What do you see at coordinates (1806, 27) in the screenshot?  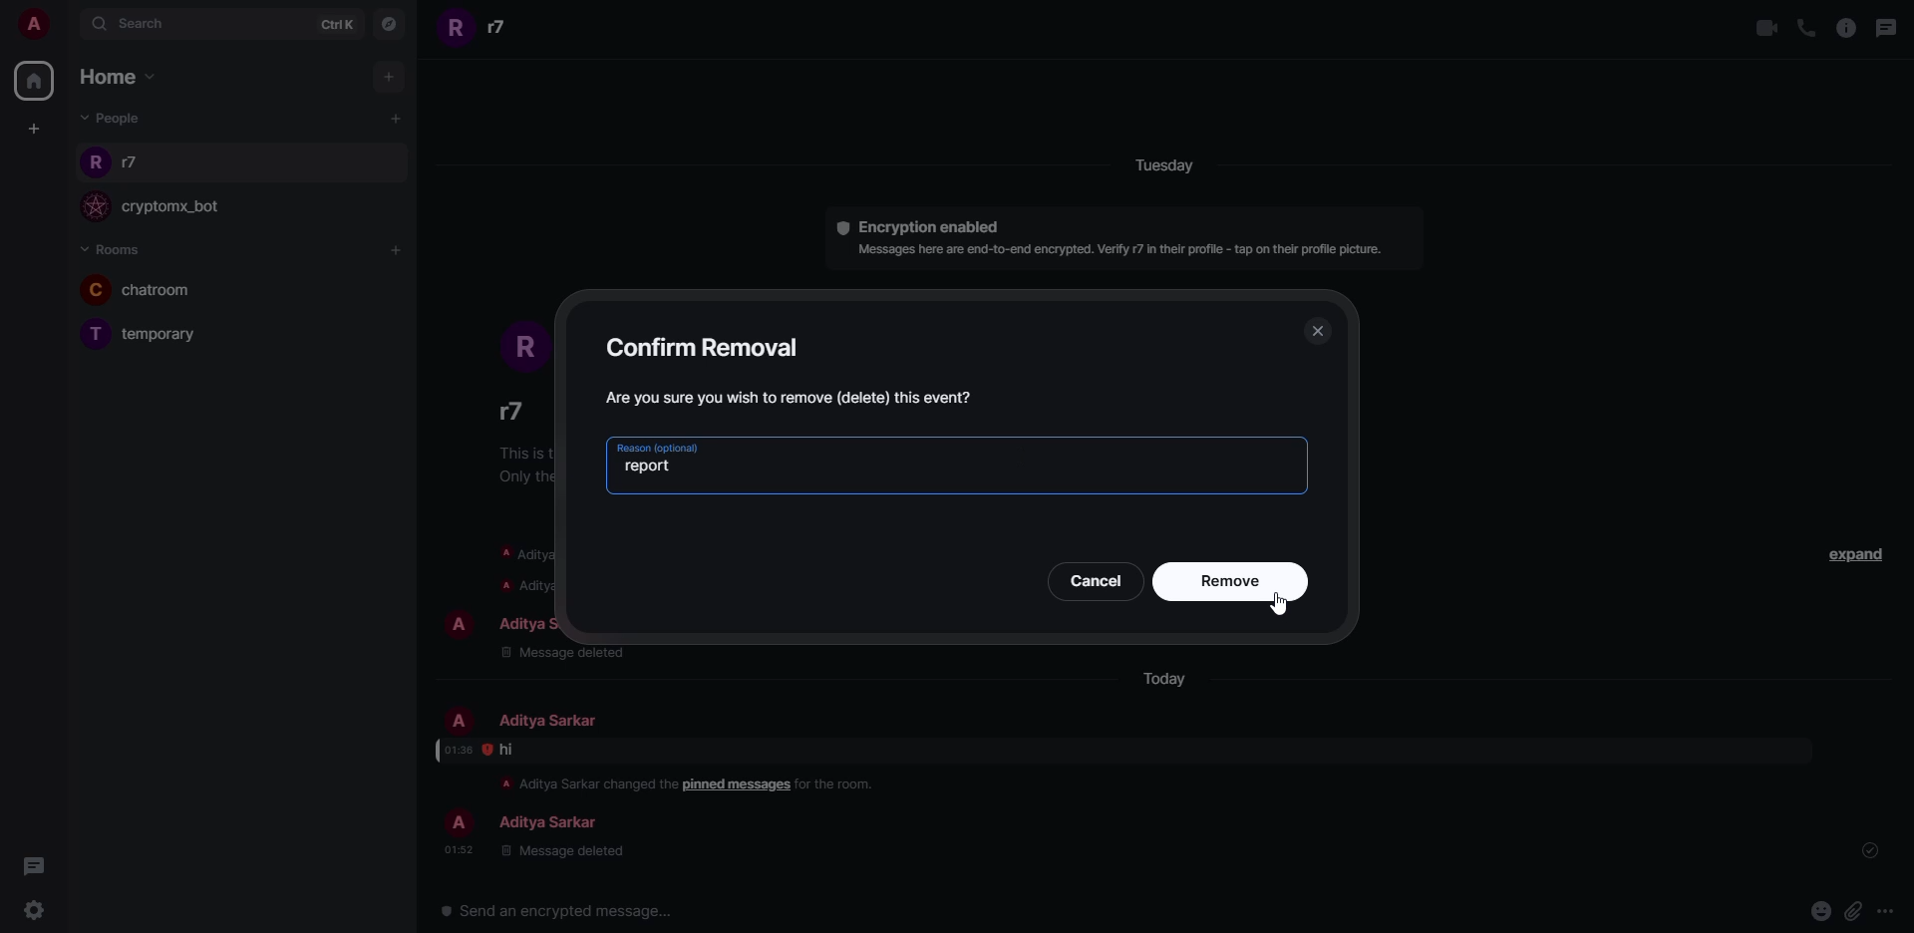 I see `voice call` at bounding box center [1806, 27].